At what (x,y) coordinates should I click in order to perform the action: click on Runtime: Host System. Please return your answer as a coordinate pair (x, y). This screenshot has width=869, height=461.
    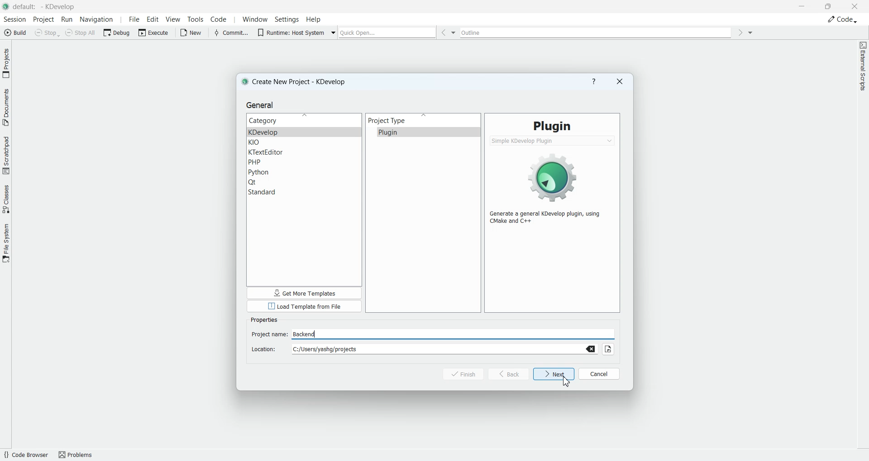
    Looking at the image, I should click on (290, 32).